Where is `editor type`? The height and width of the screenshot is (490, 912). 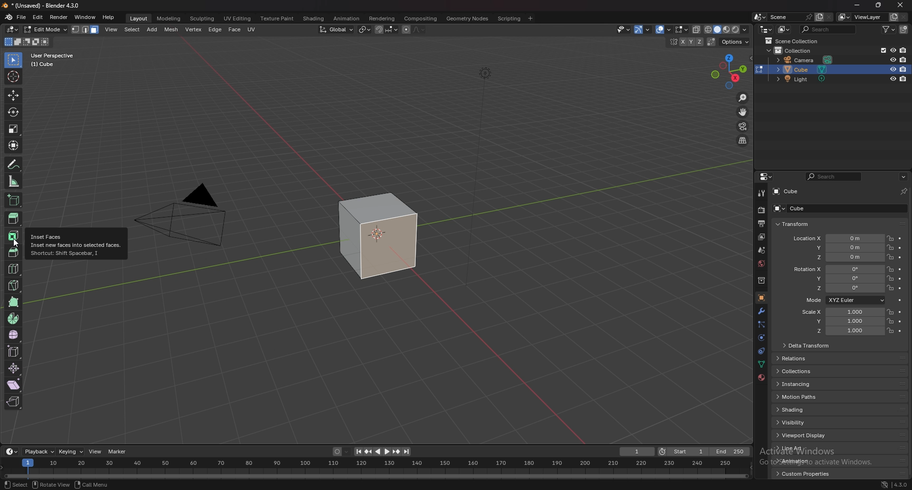
editor type is located at coordinates (766, 177).